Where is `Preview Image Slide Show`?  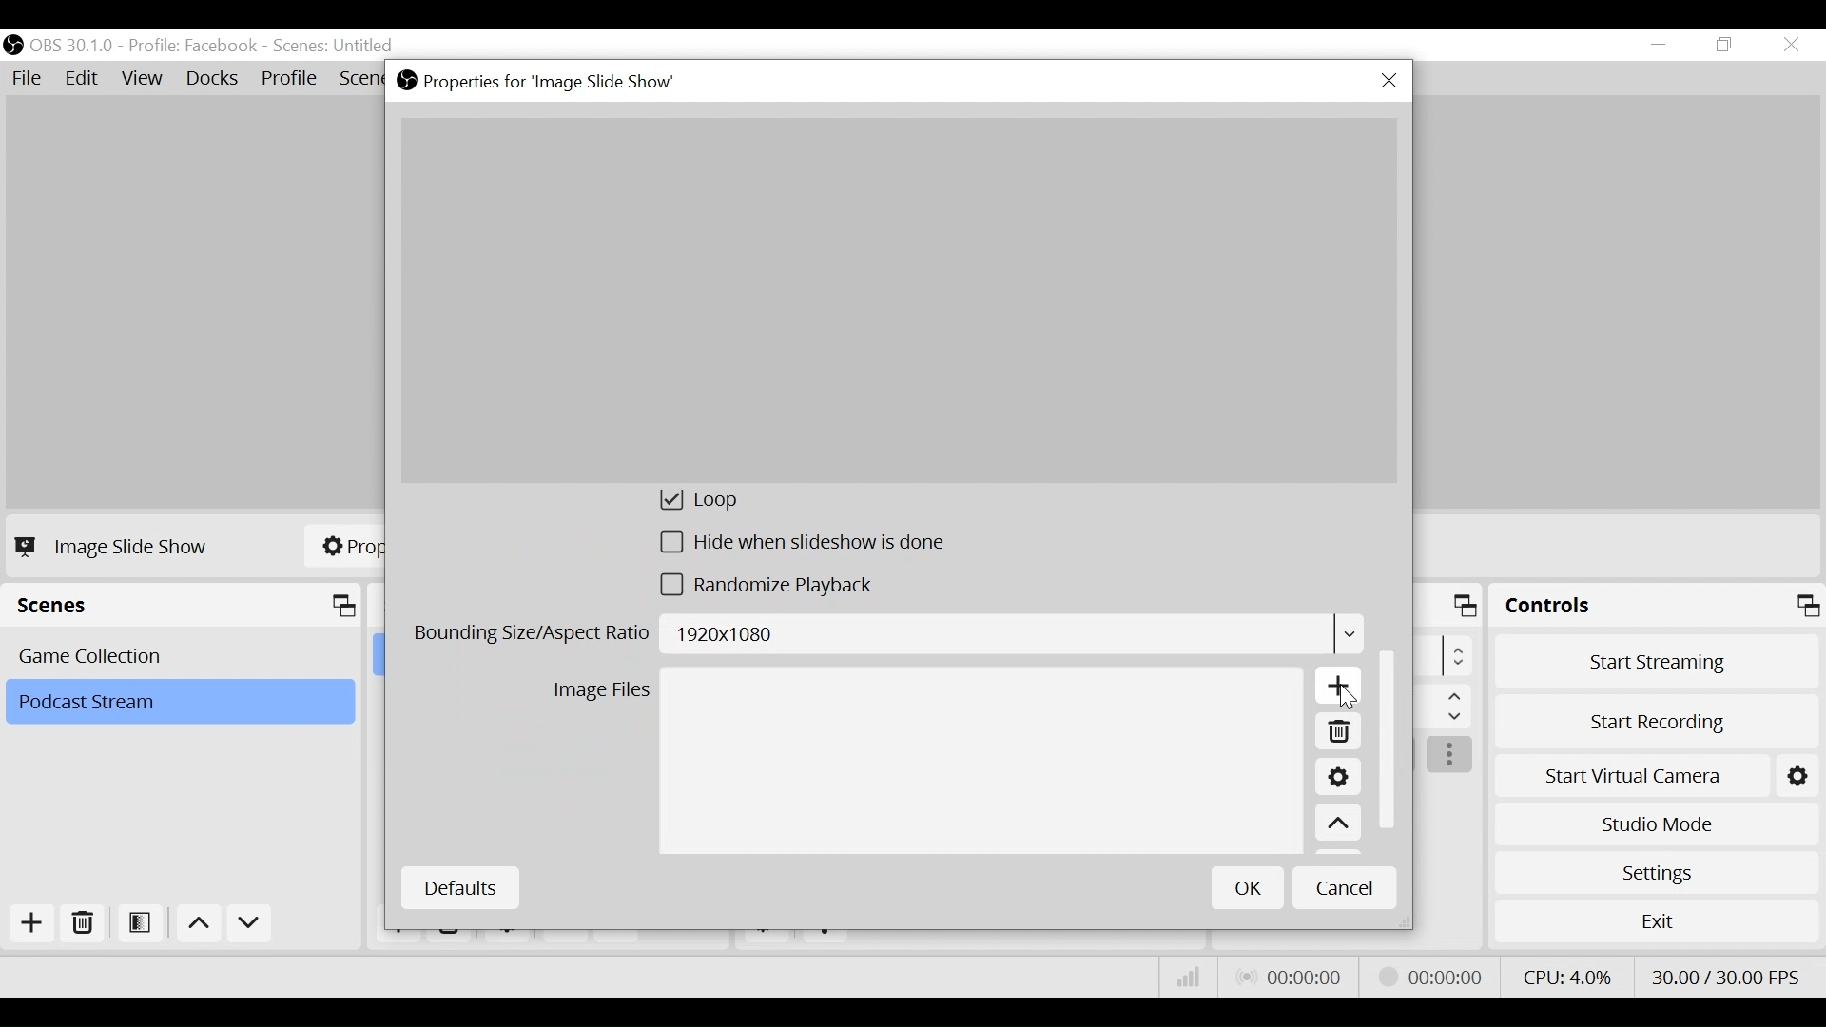 Preview Image Slide Show is located at coordinates (898, 300).